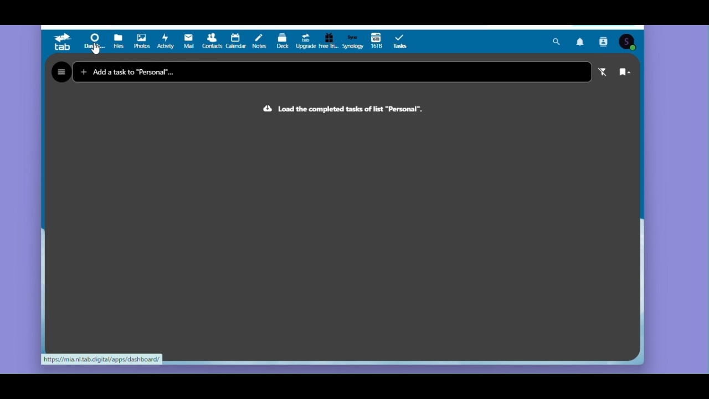 The width and height of the screenshot is (709, 399). I want to click on 16 T B, so click(377, 42).